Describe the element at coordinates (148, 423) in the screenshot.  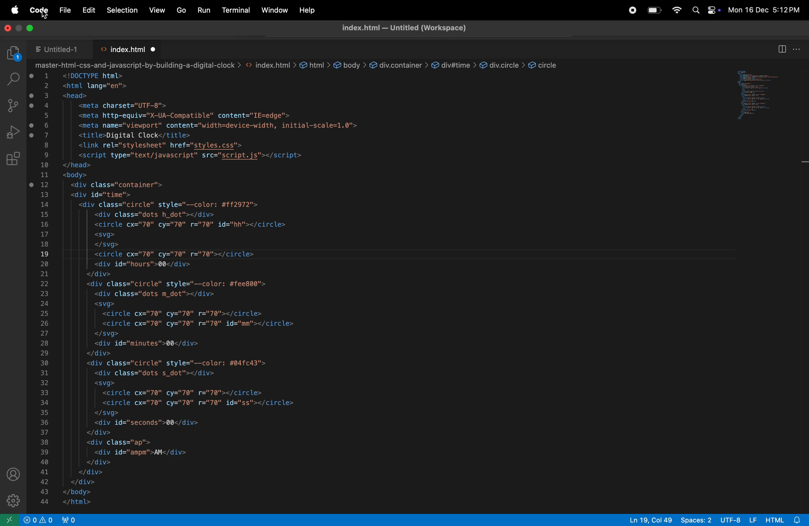
I see `<div id="seconds">00</div>` at that location.